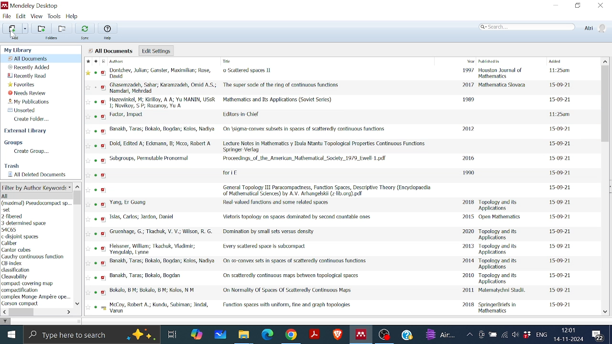 Image resolution: width=612 pixels, height=344 pixels. What do you see at coordinates (482, 334) in the screenshot?
I see `Meet now` at bounding box center [482, 334].